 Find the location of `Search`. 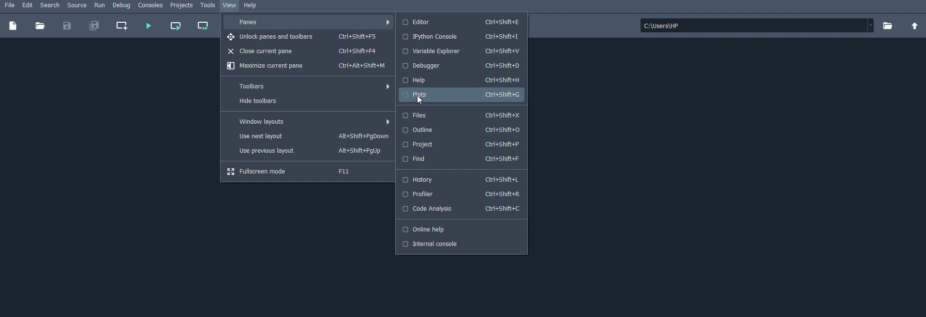

Search is located at coordinates (51, 5).